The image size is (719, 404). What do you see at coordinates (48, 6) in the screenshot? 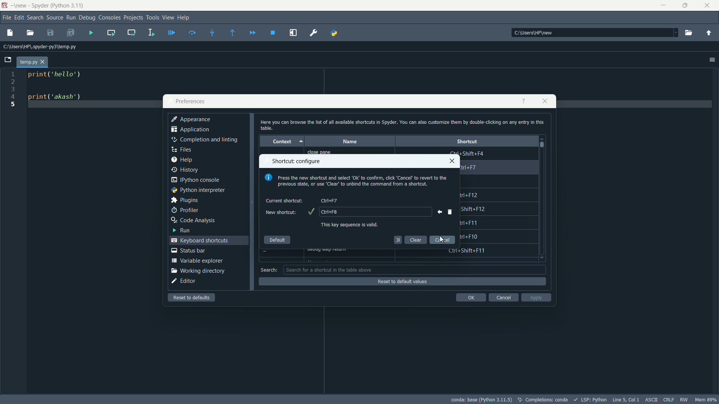
I see `app name` at bounding box center [48, 6].